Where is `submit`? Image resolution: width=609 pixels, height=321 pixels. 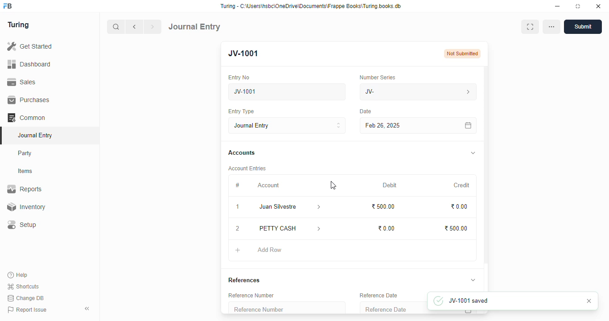 submit is located at coordinates (583, 27).